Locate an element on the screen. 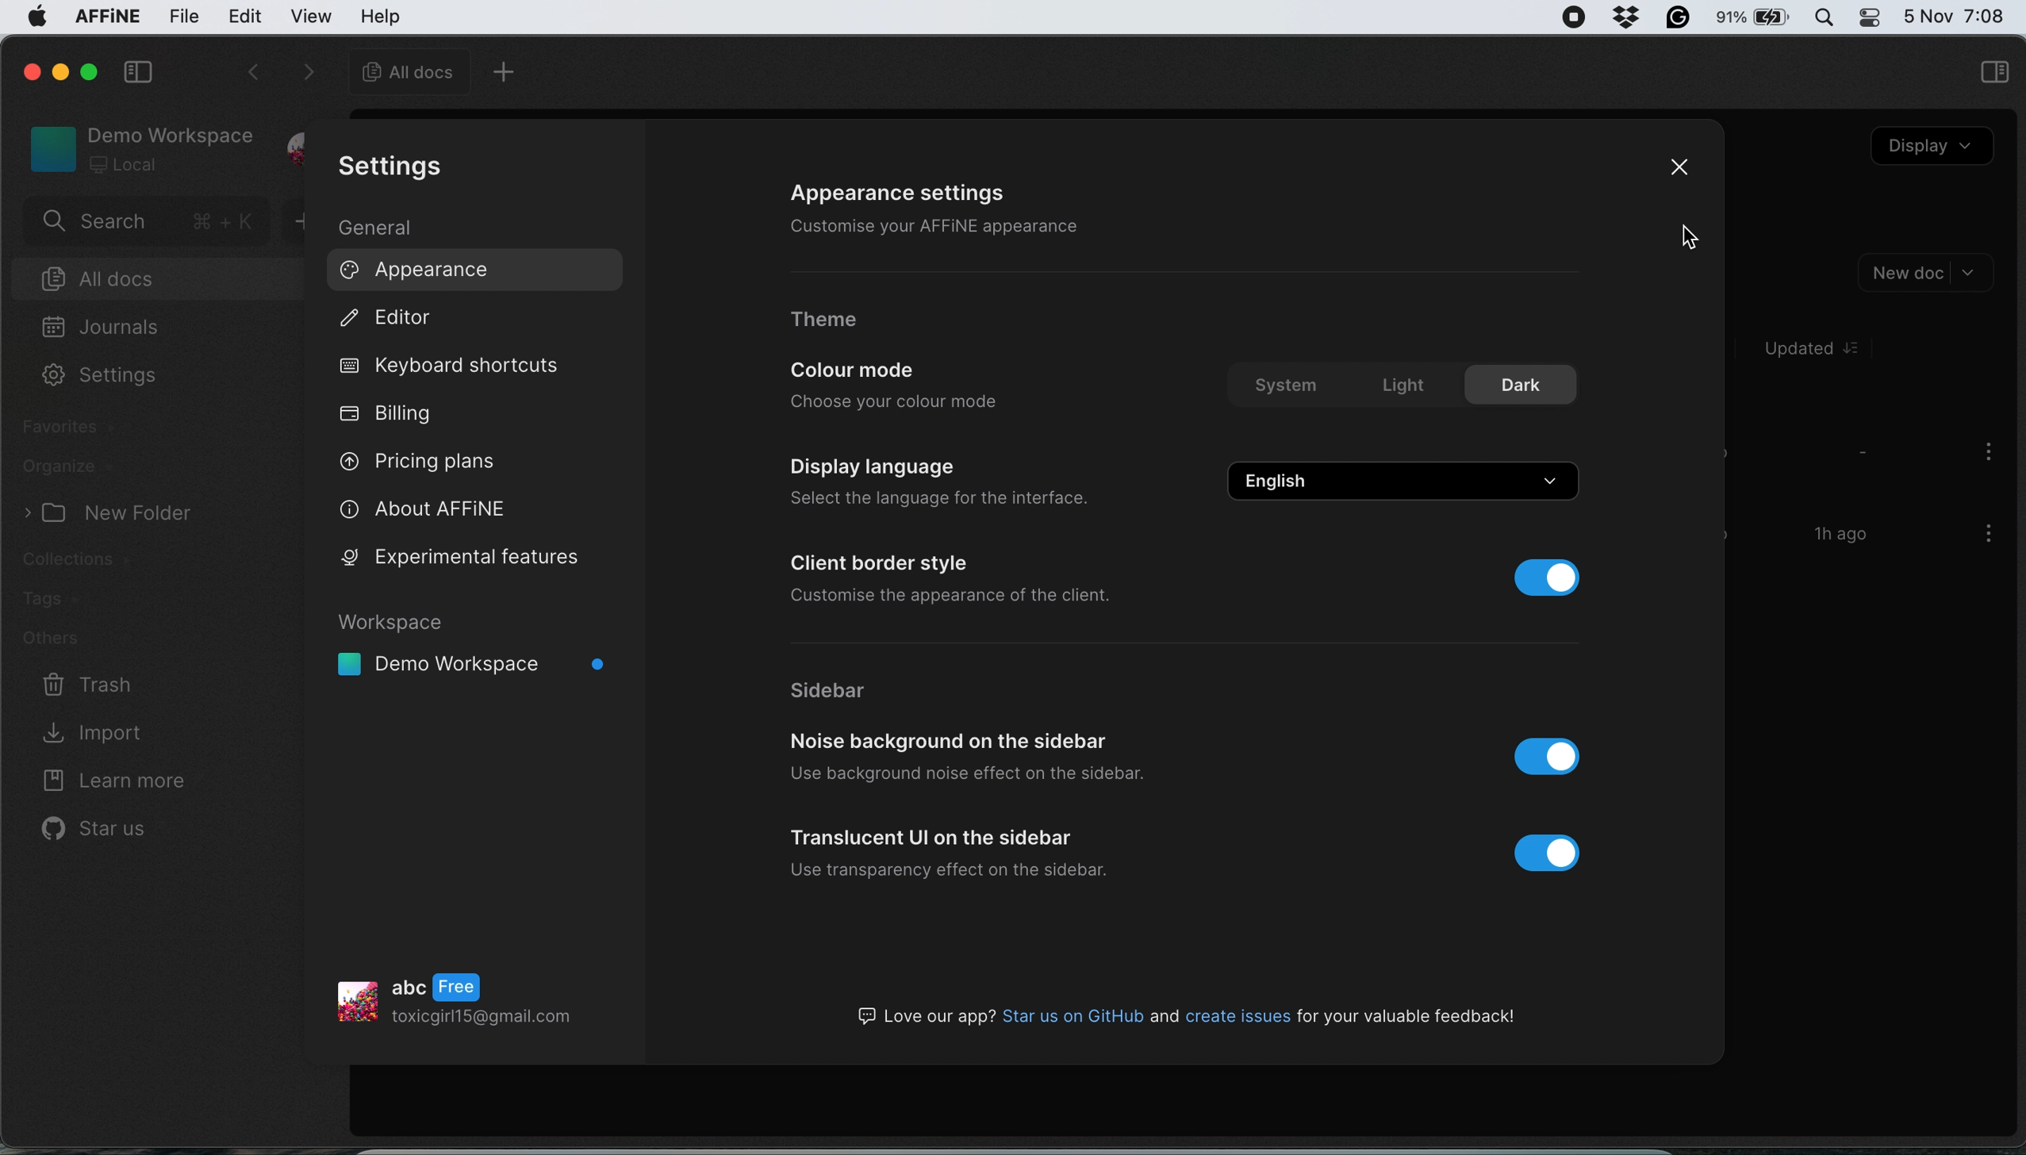  new tab is located at coordinates (503, 71).